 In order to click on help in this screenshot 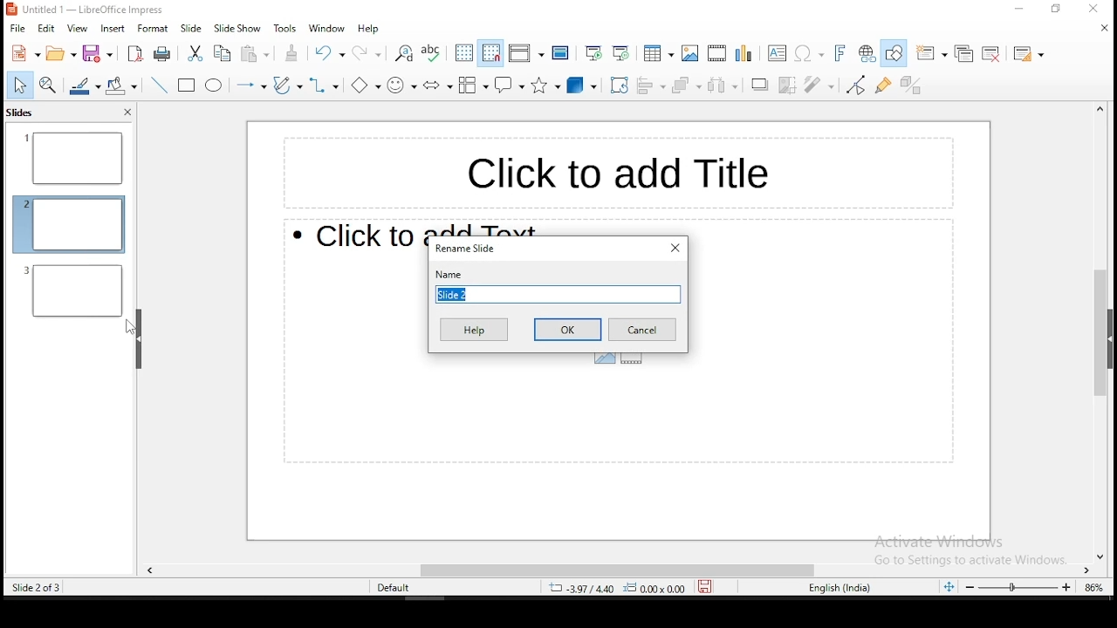, I will do `click(472, 330)`.